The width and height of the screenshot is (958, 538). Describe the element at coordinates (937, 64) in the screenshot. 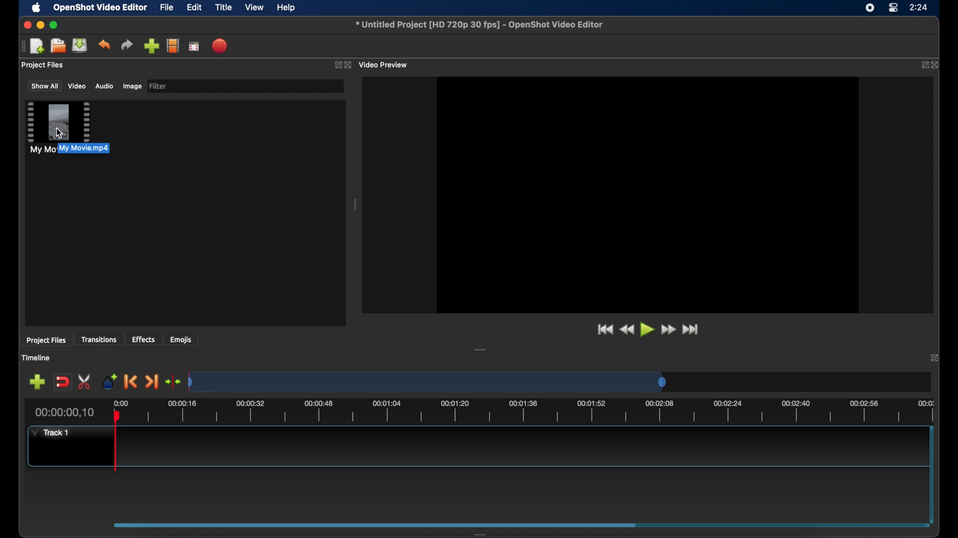

I see `close` at that location.